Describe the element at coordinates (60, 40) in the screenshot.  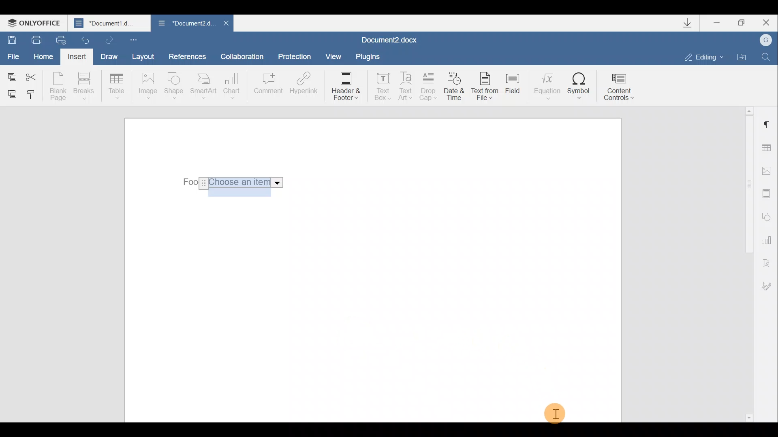
I see `Quick print` at that location.